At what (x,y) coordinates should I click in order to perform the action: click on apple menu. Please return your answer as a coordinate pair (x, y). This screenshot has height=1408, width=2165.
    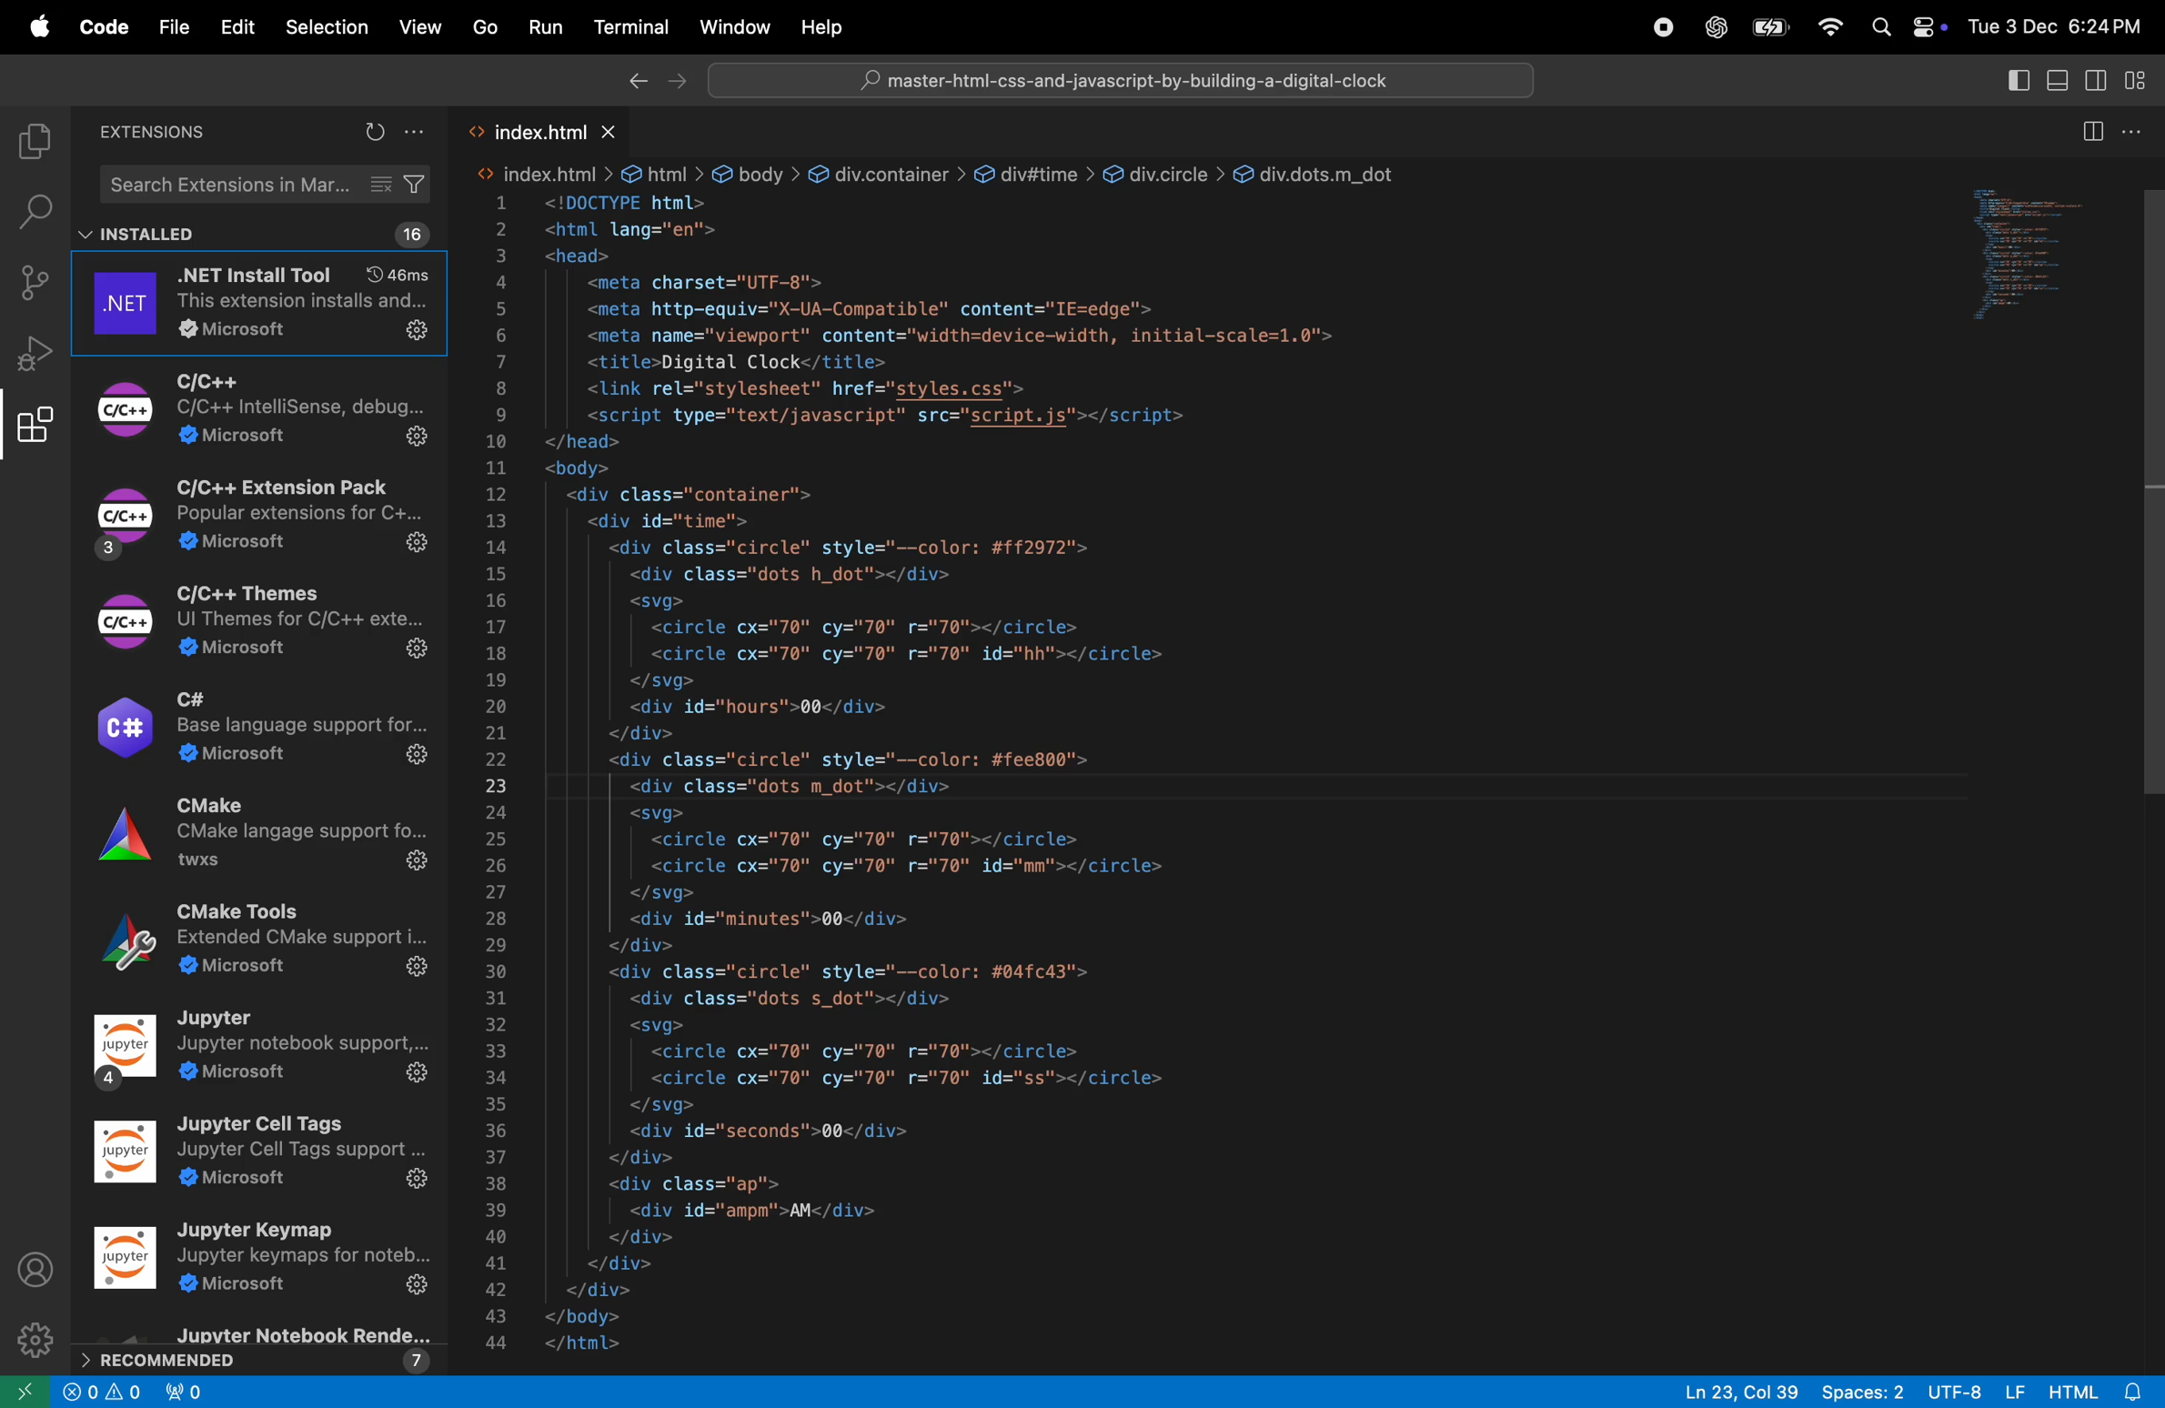
    Looking at the image, I should click on (38, 26).